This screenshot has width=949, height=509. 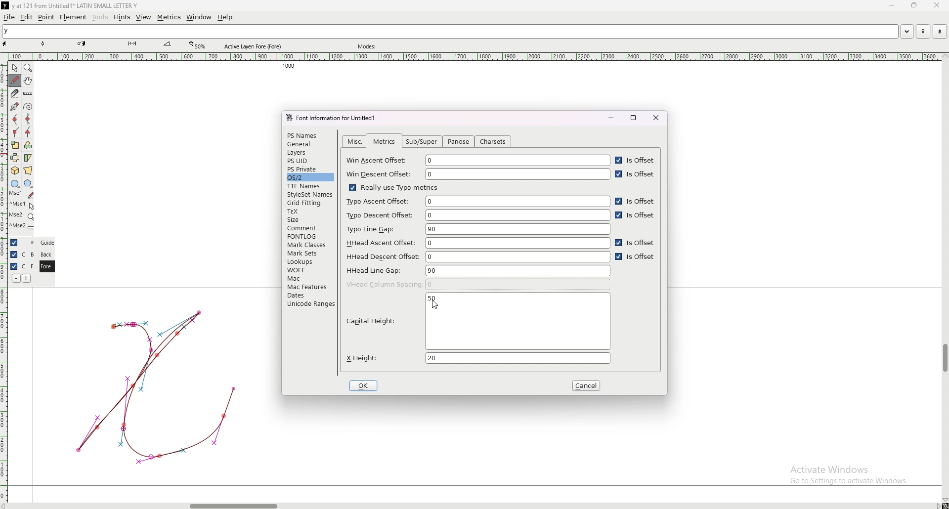 I want to click on horizontal scale, so click(x=474, y=57).